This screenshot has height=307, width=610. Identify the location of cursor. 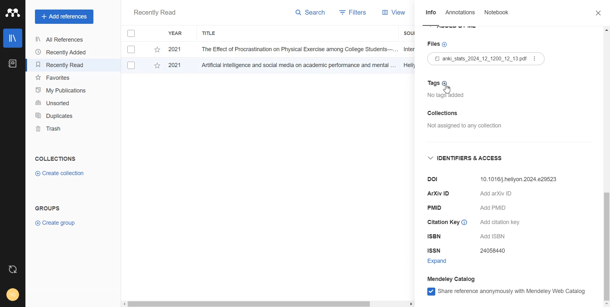
(449, 89).